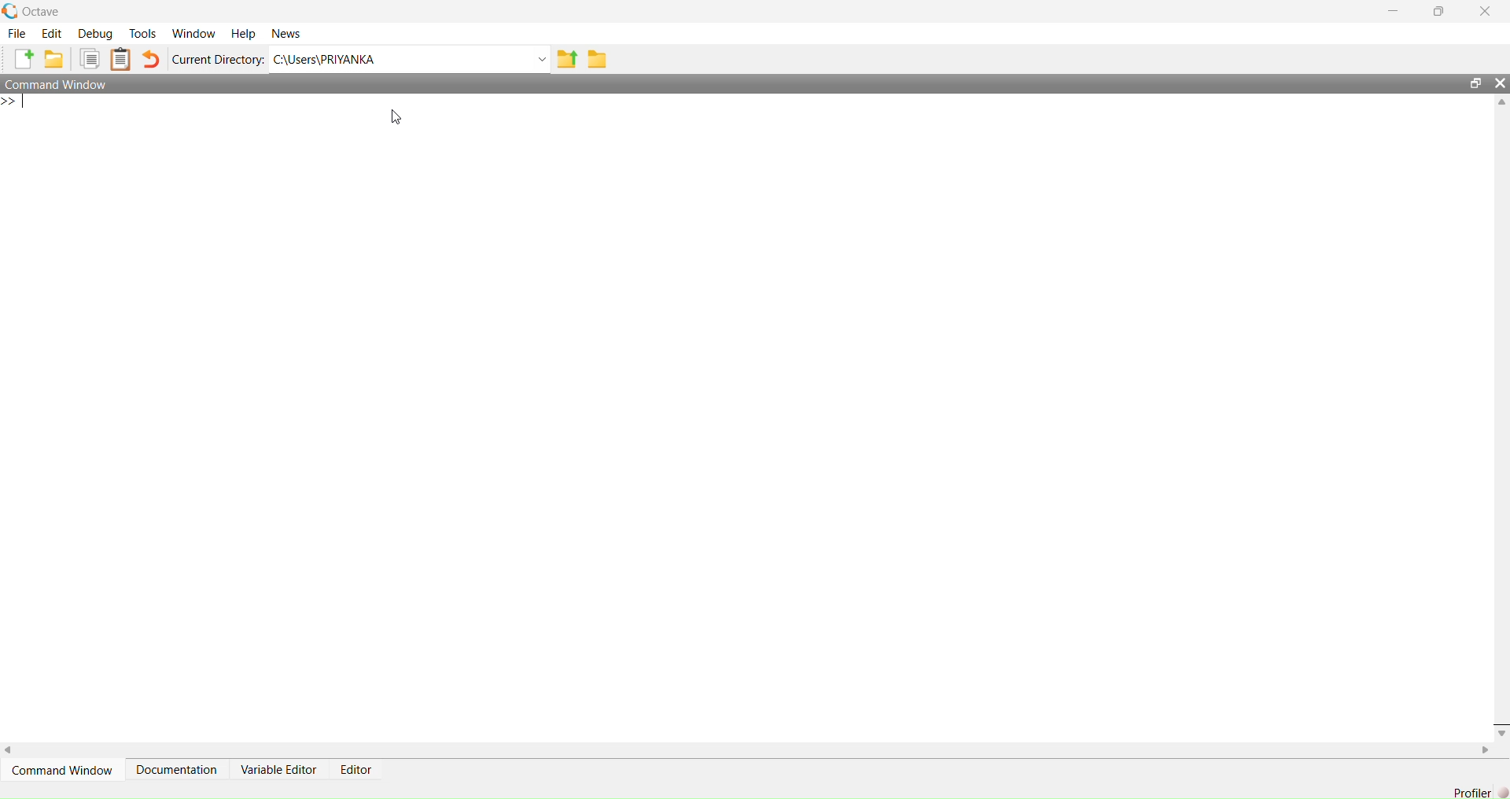  I want to click on Undo, so click(154, 61).